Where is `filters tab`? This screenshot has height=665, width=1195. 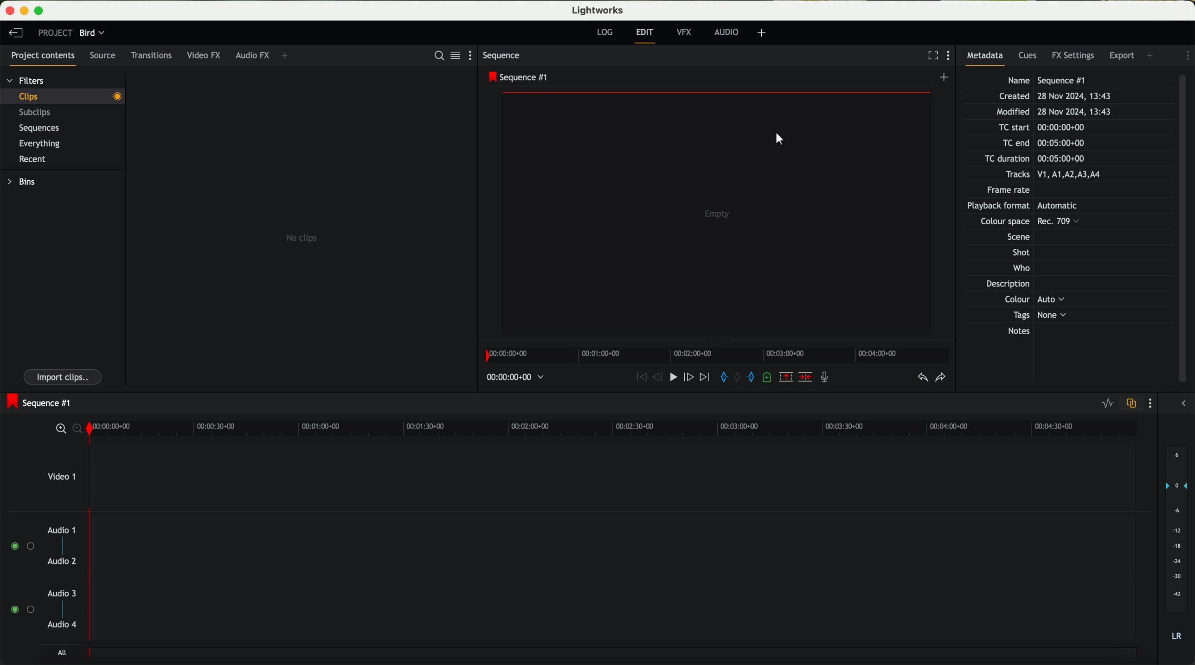
filters tab is located at coordinates (28, 79).